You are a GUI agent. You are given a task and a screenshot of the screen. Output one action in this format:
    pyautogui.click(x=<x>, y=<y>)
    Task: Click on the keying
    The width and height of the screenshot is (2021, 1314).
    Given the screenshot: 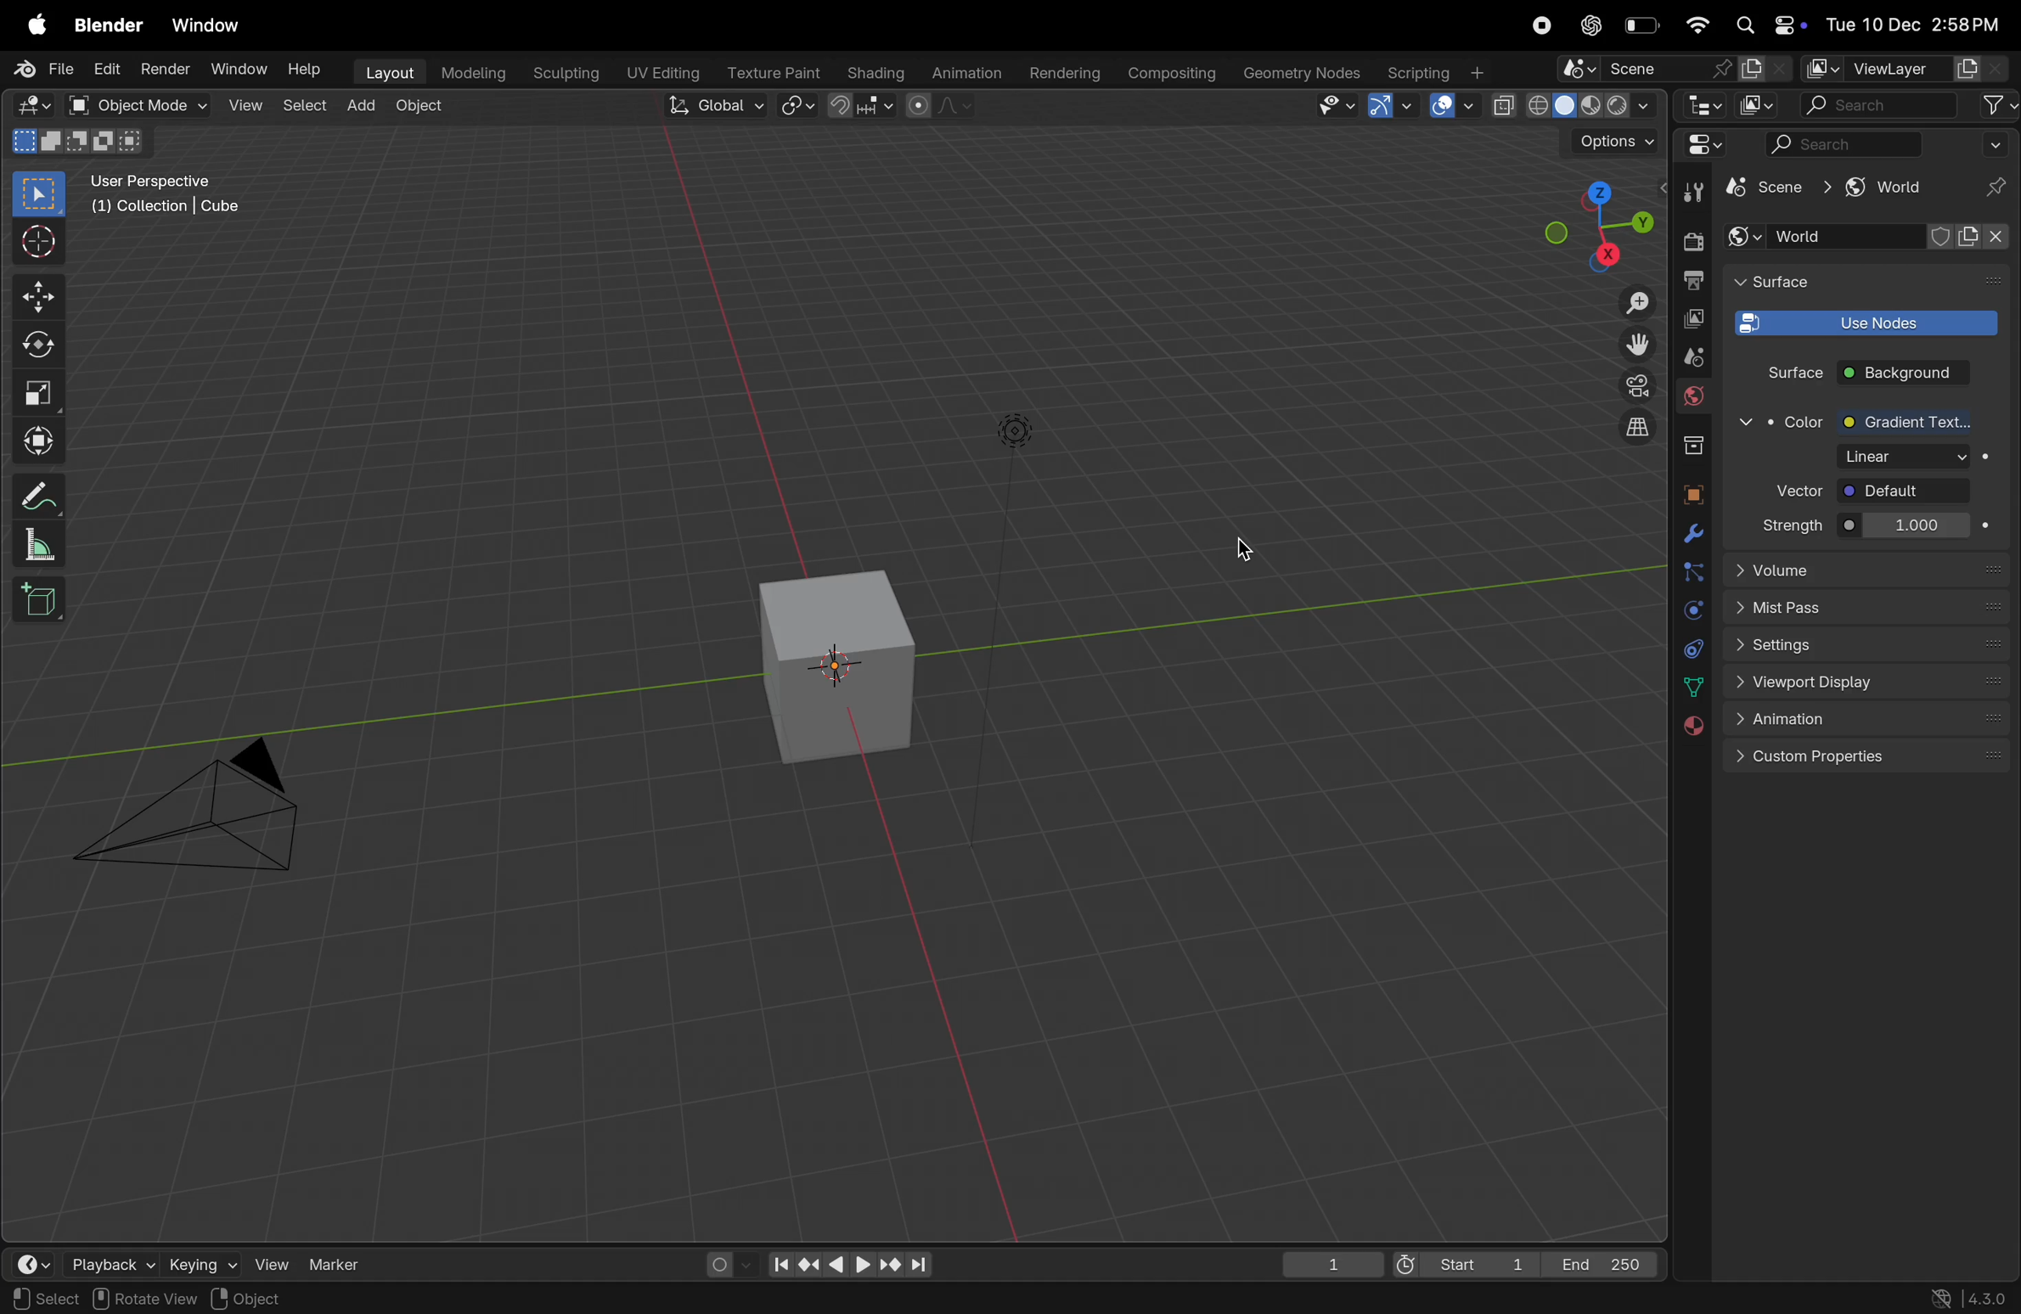 What is the action you would take?
    pyautogui.click(x=200, y=1261)
    